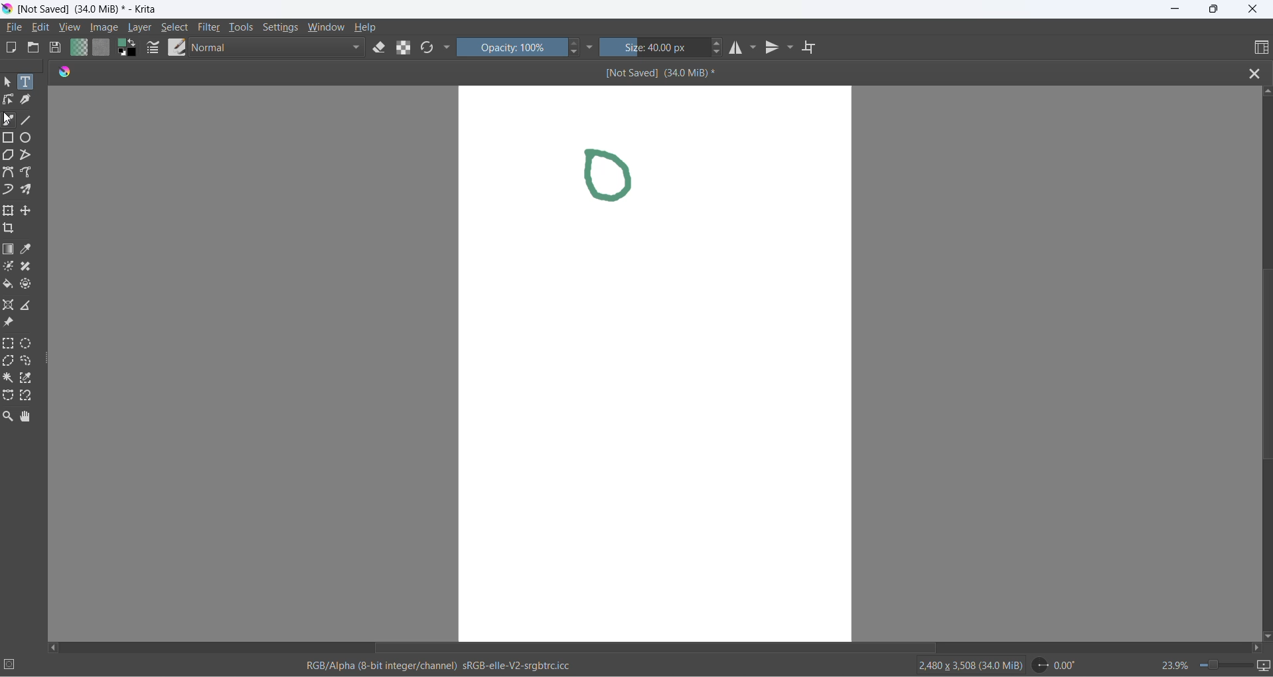 The image size is (1273, 677). What do you see at coordinates (1056, 665) in the screenshot?
I see `0.00` at bounding box center [1056, 665].